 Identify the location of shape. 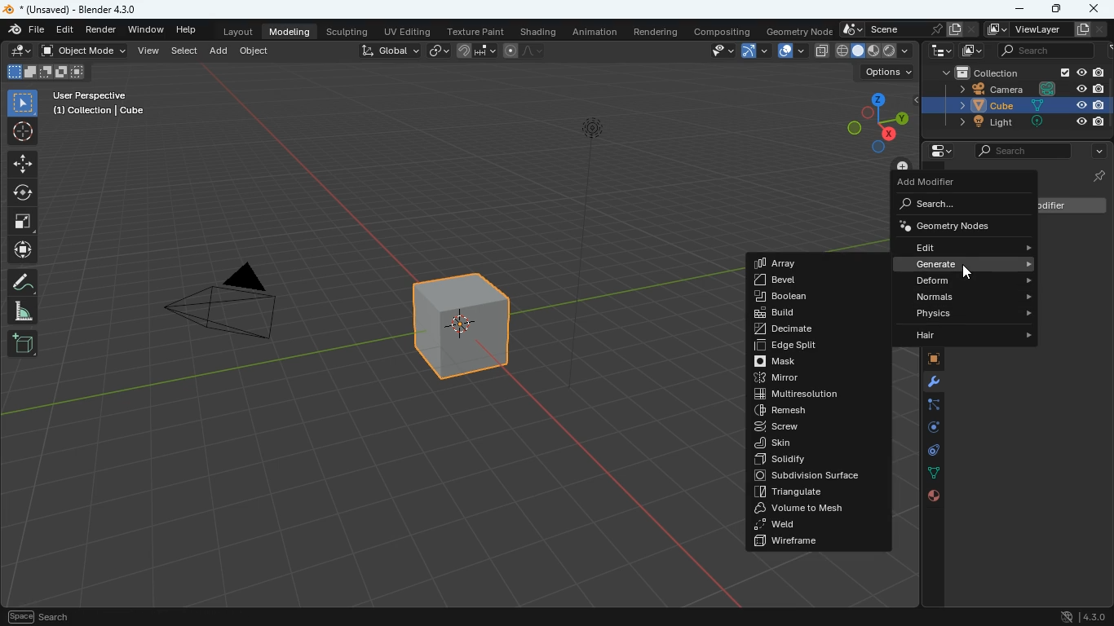
(46, 72).